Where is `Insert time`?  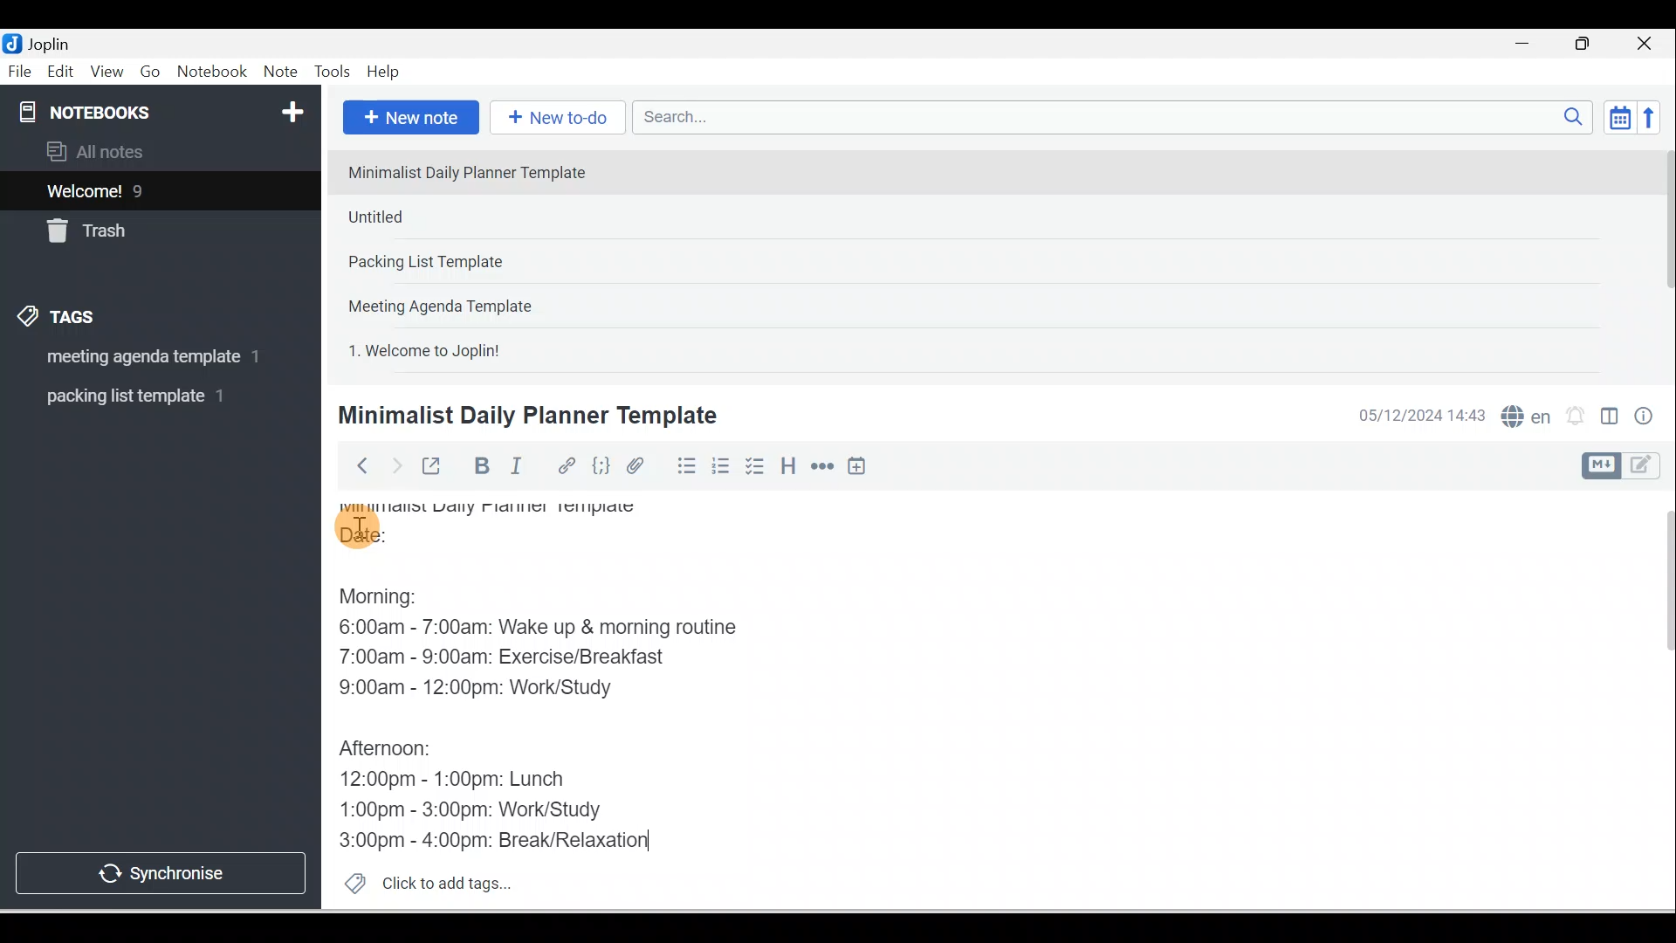 Insert time is located at coordinates (856, 467).